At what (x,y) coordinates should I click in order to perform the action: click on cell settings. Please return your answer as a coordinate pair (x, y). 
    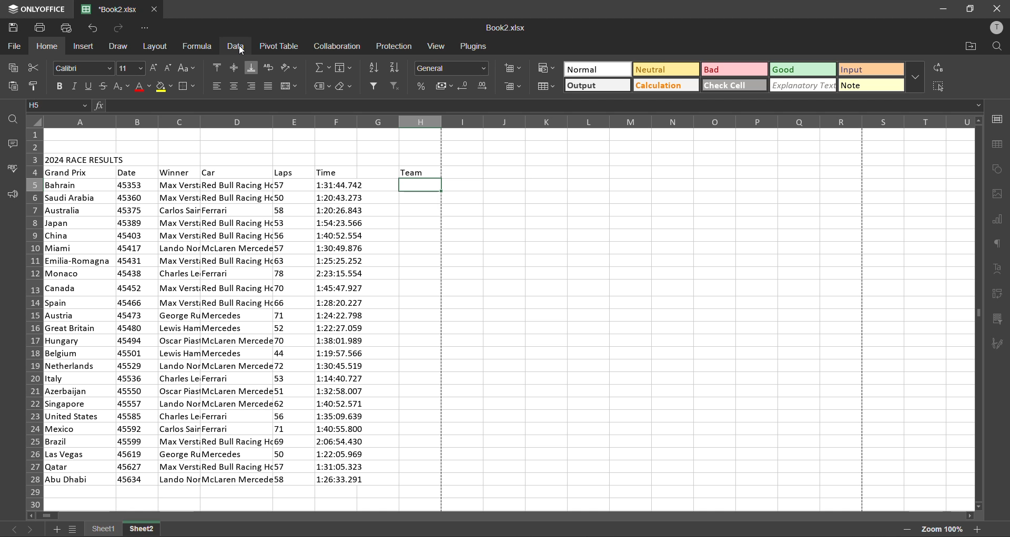
    Looking at the image, I should click on (997, 119).